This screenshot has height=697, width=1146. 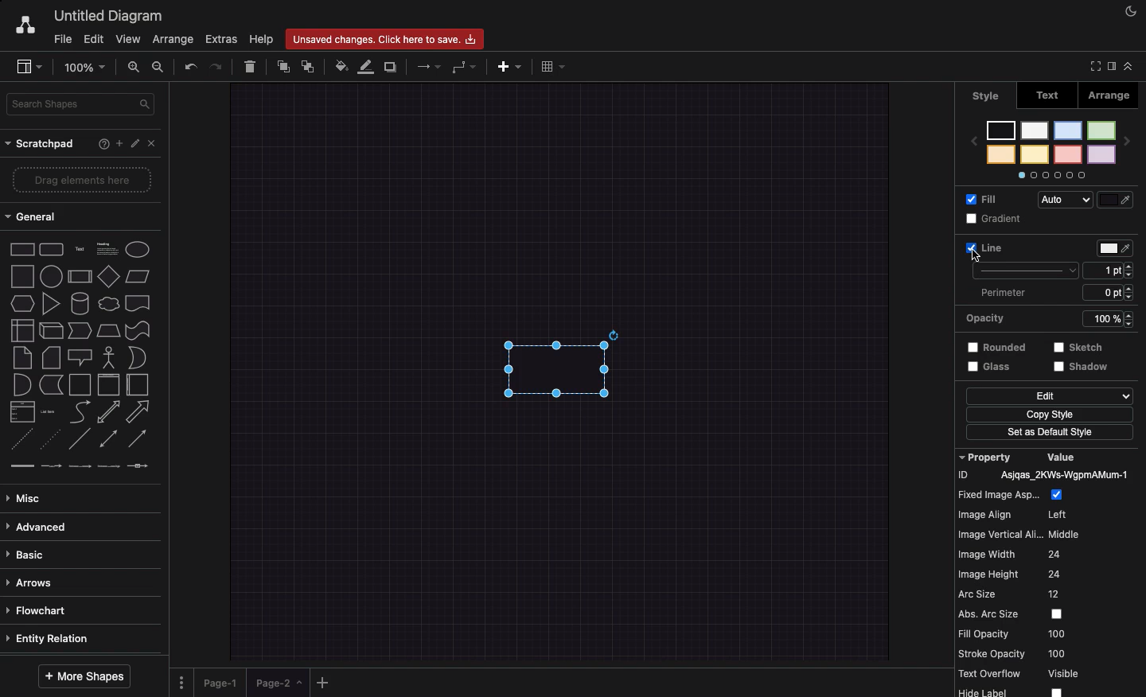 I want to click on Styles, so click(x=1051, y=148).